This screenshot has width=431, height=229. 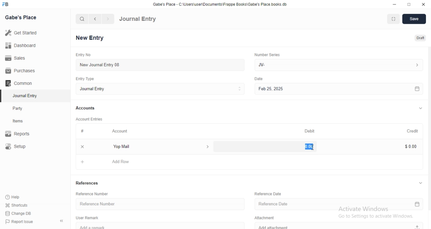 I want to click on Journal Entry, so click(x=24, y=96).